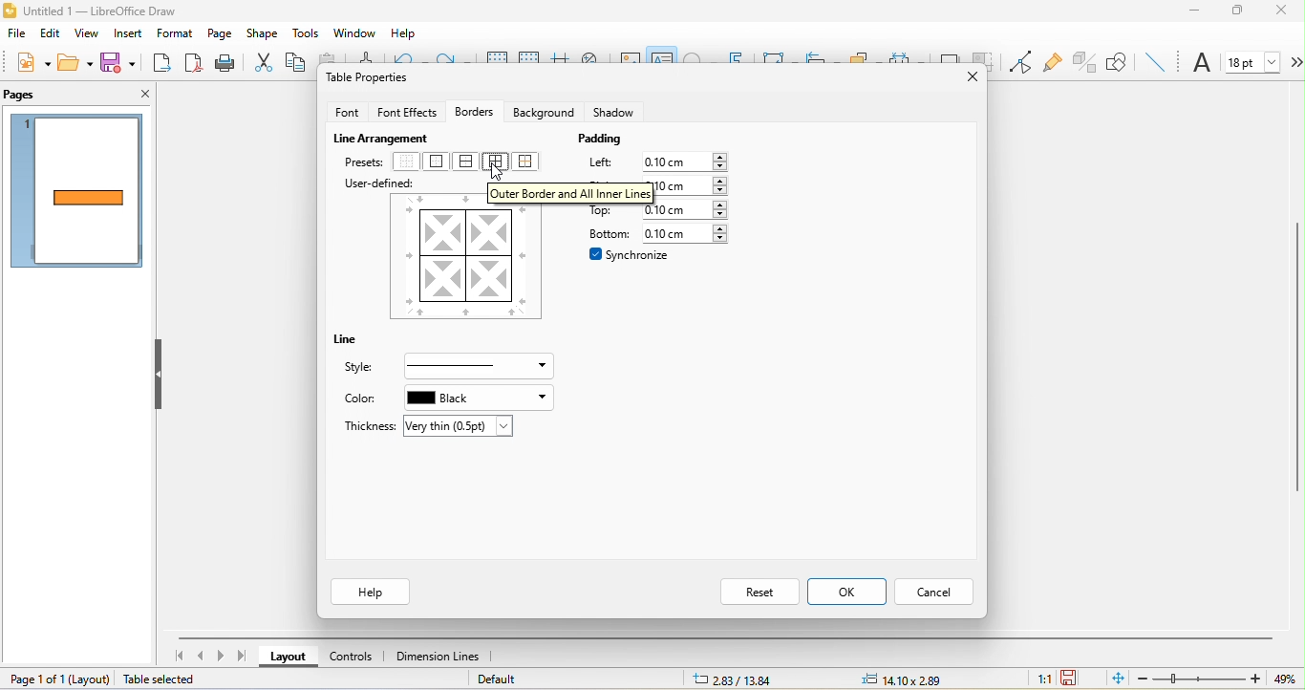 This screenshot has height=690, width=1305. Describe the element at coordinates (203, 658) in the screenshot. I see `previous page` at that location.